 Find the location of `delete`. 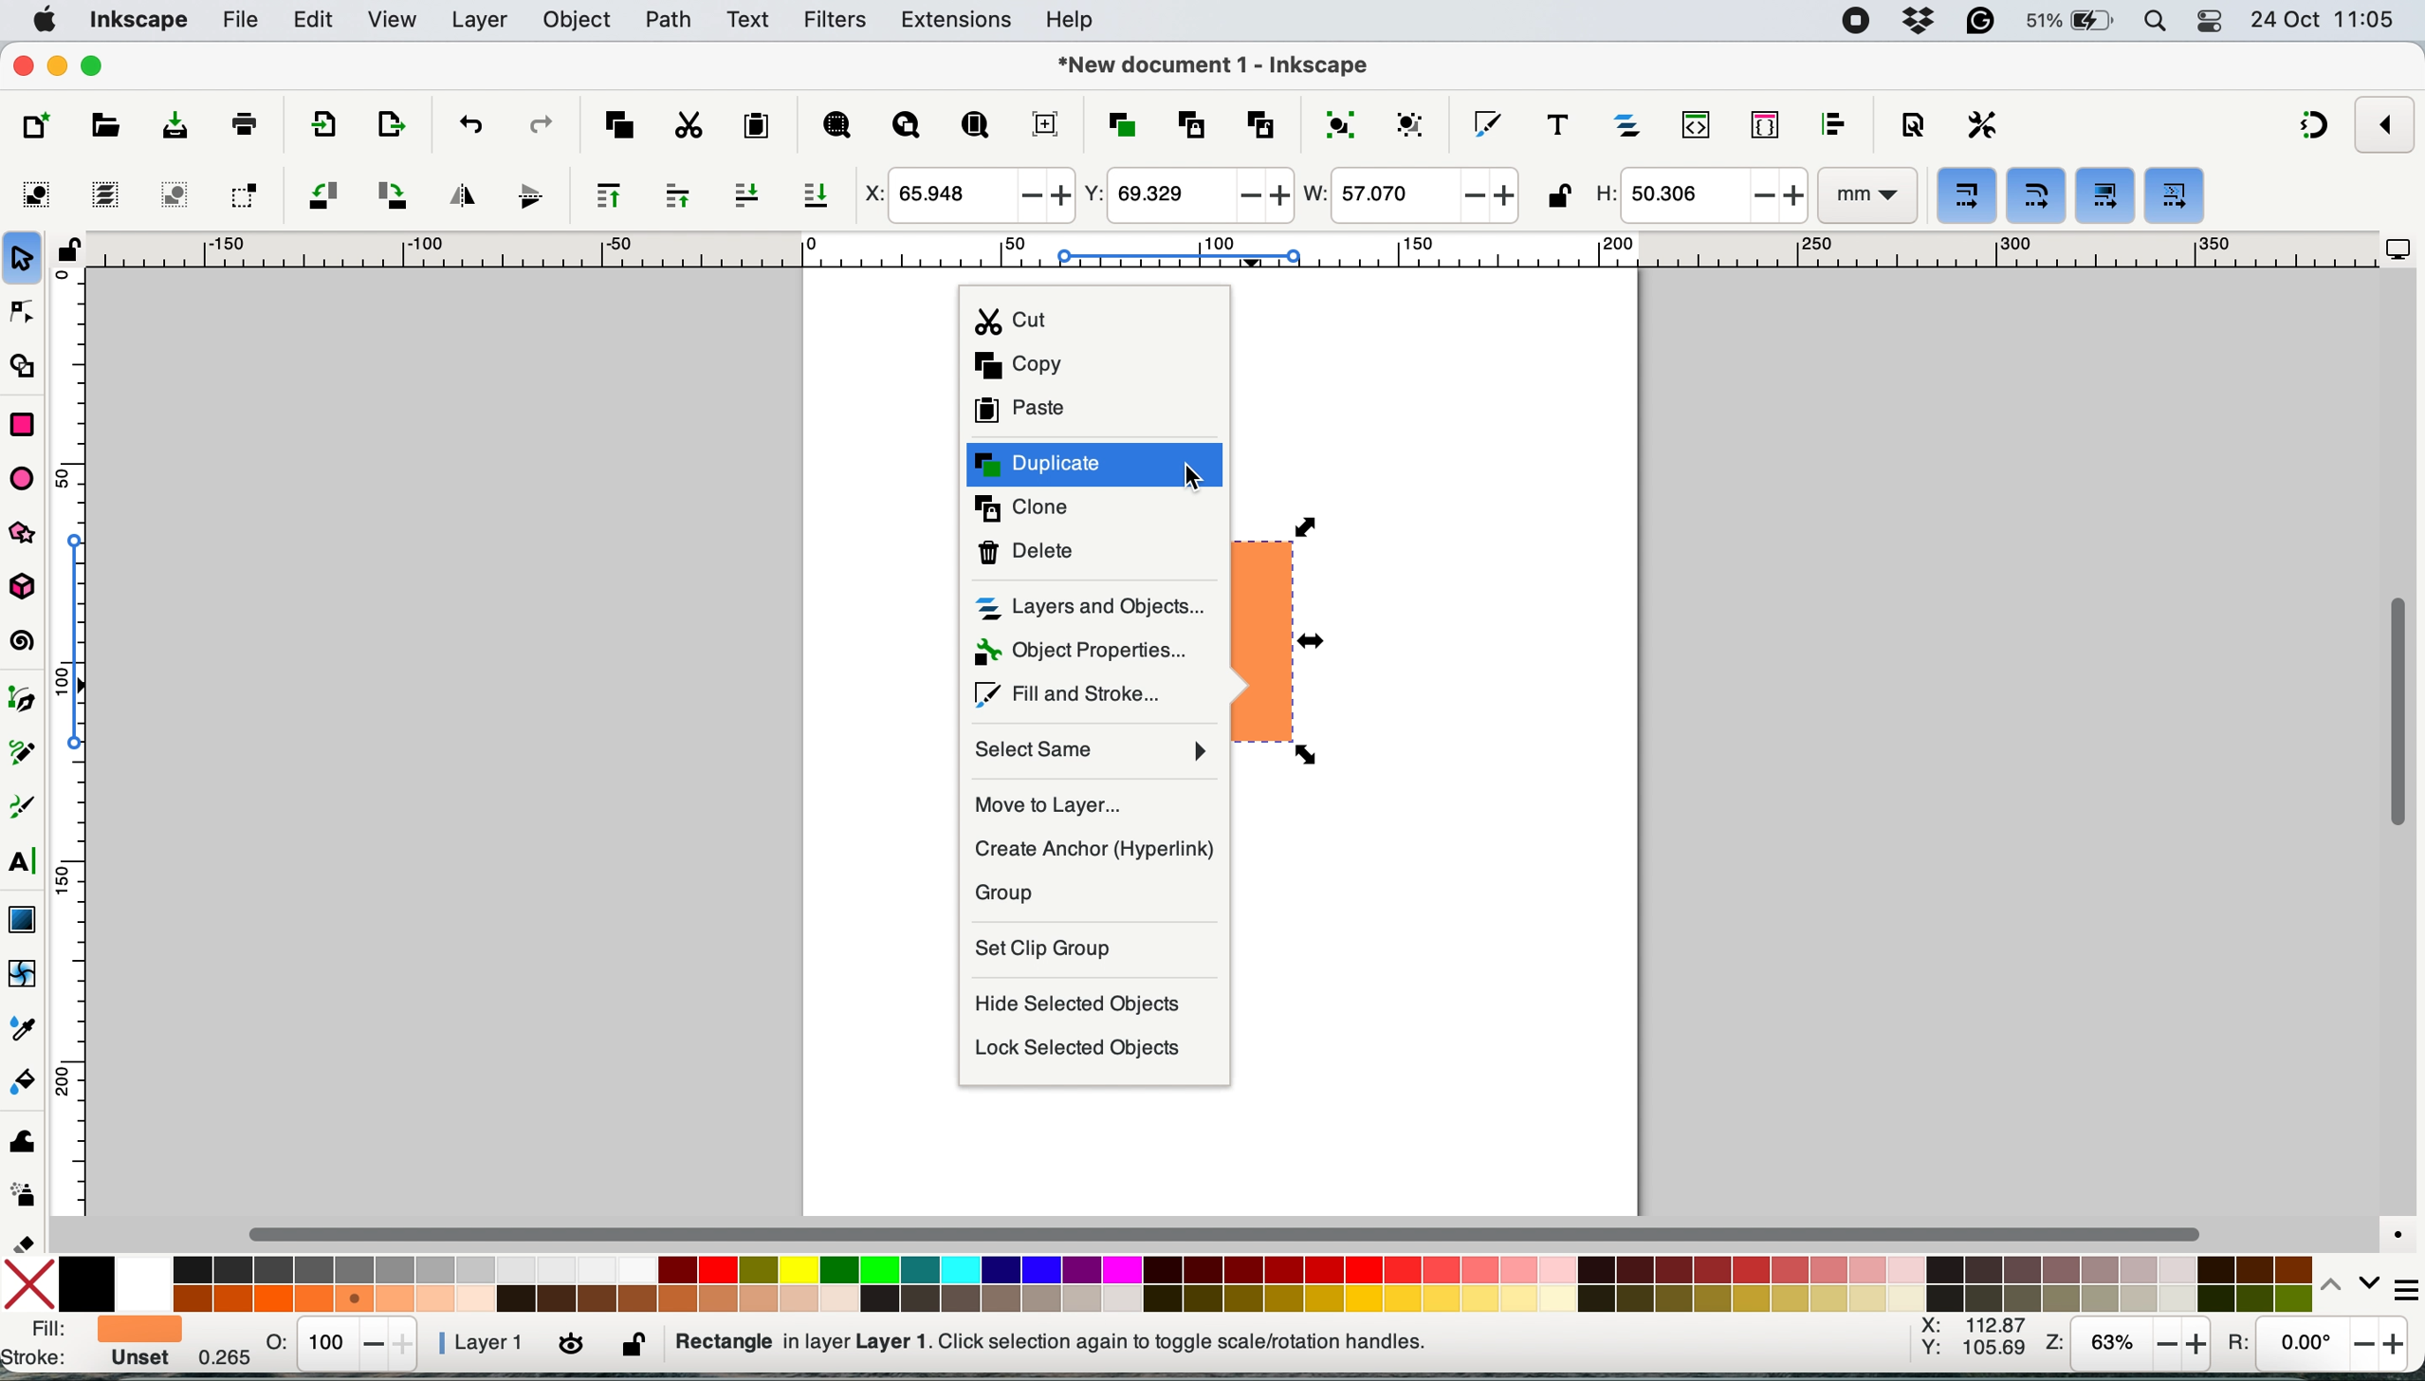

delete is located at coordinates (1094, 552).